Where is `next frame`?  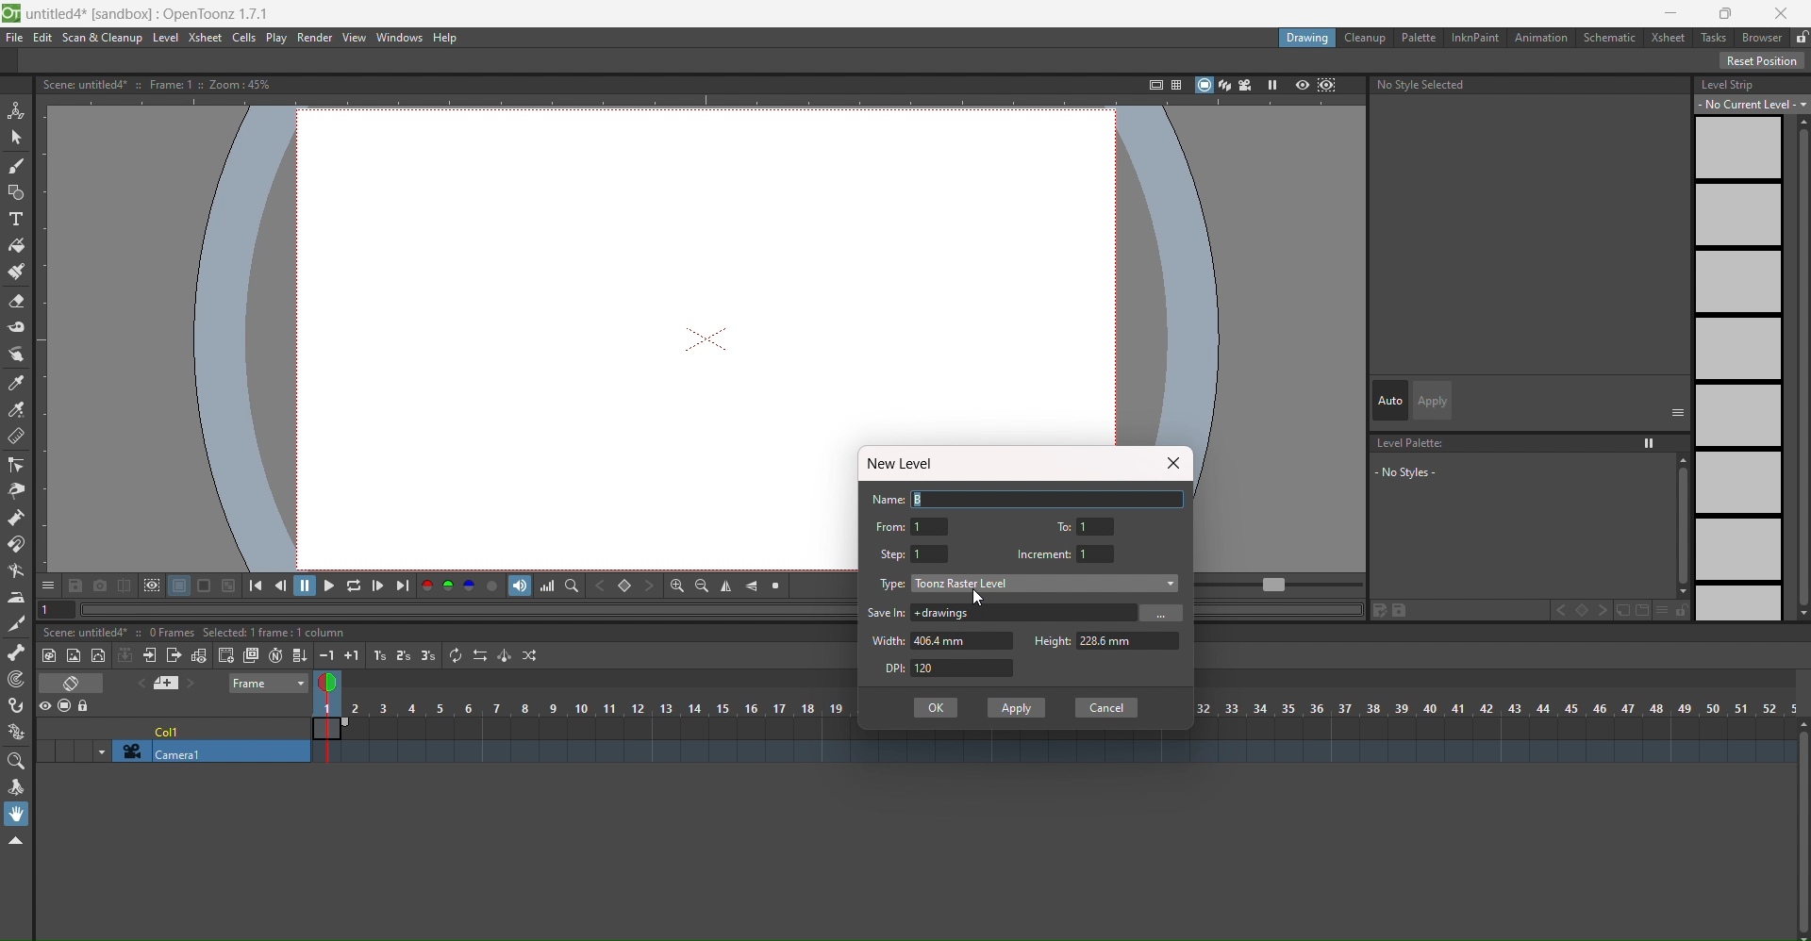 next frame is located at coordinates (378, 586).